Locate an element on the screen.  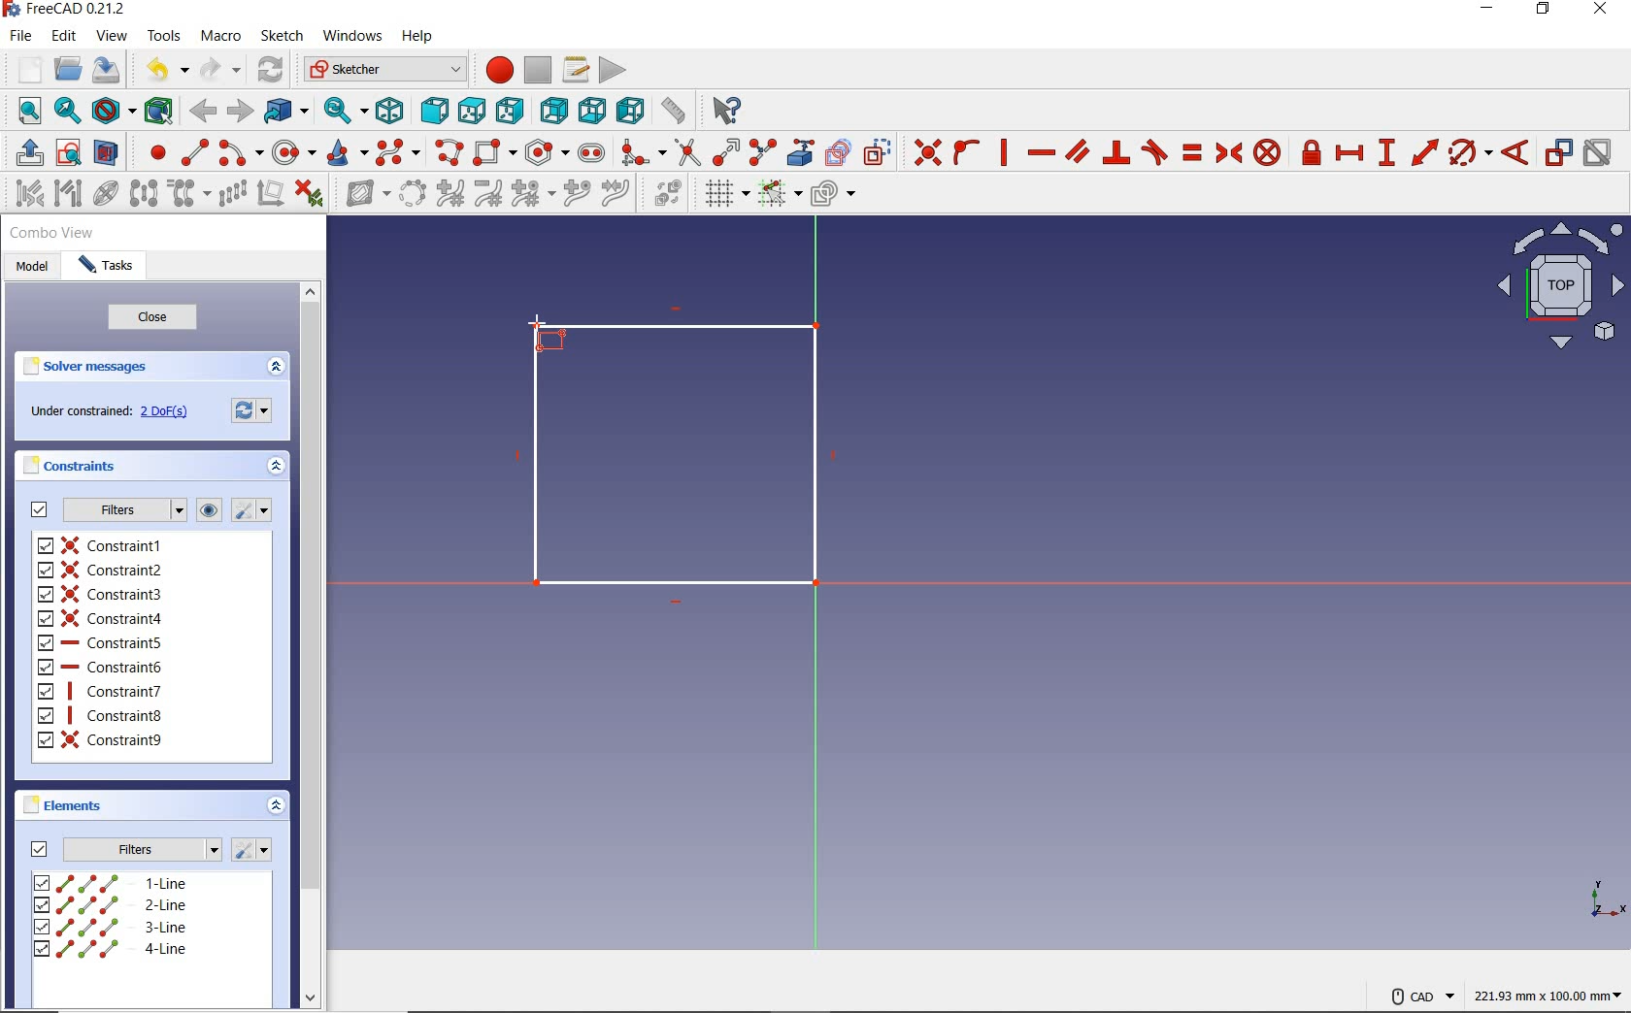
help is located at coordinates (418, 36).